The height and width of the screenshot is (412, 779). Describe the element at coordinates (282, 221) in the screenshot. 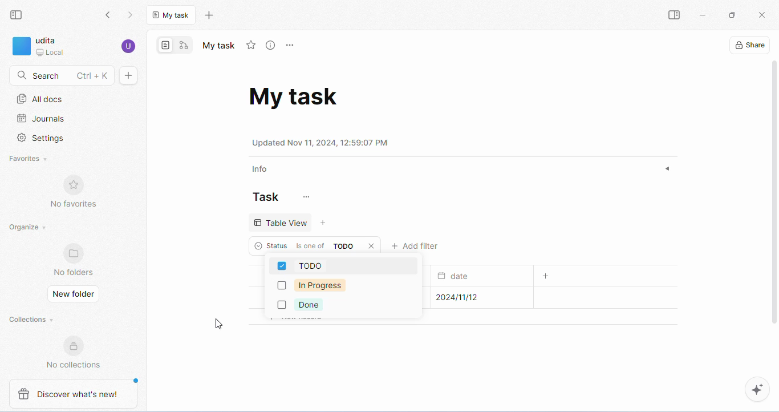

I see `table view` at that location.